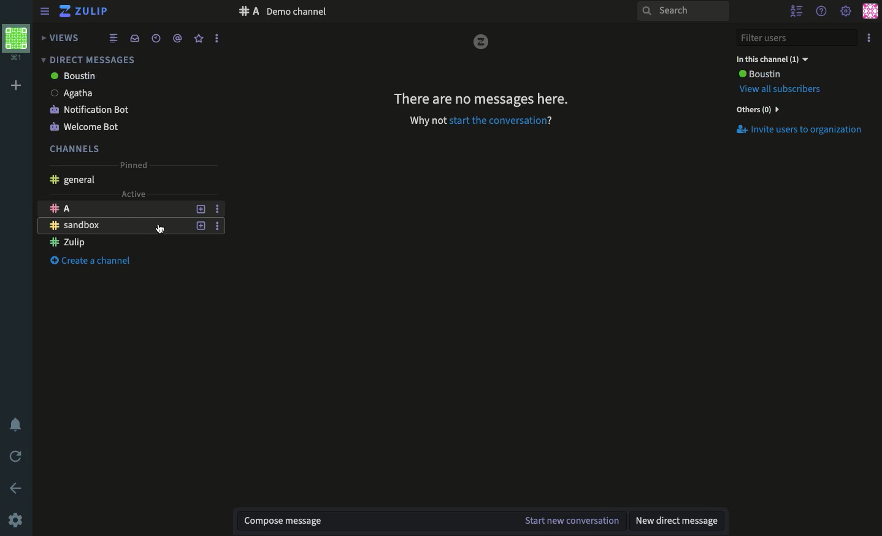 The width and height of the screenshot is (882, 536). What do you see at coordinates (502, 122) in the screenshot?
I see `Start the conversation?` at bounding box center [502, 122].